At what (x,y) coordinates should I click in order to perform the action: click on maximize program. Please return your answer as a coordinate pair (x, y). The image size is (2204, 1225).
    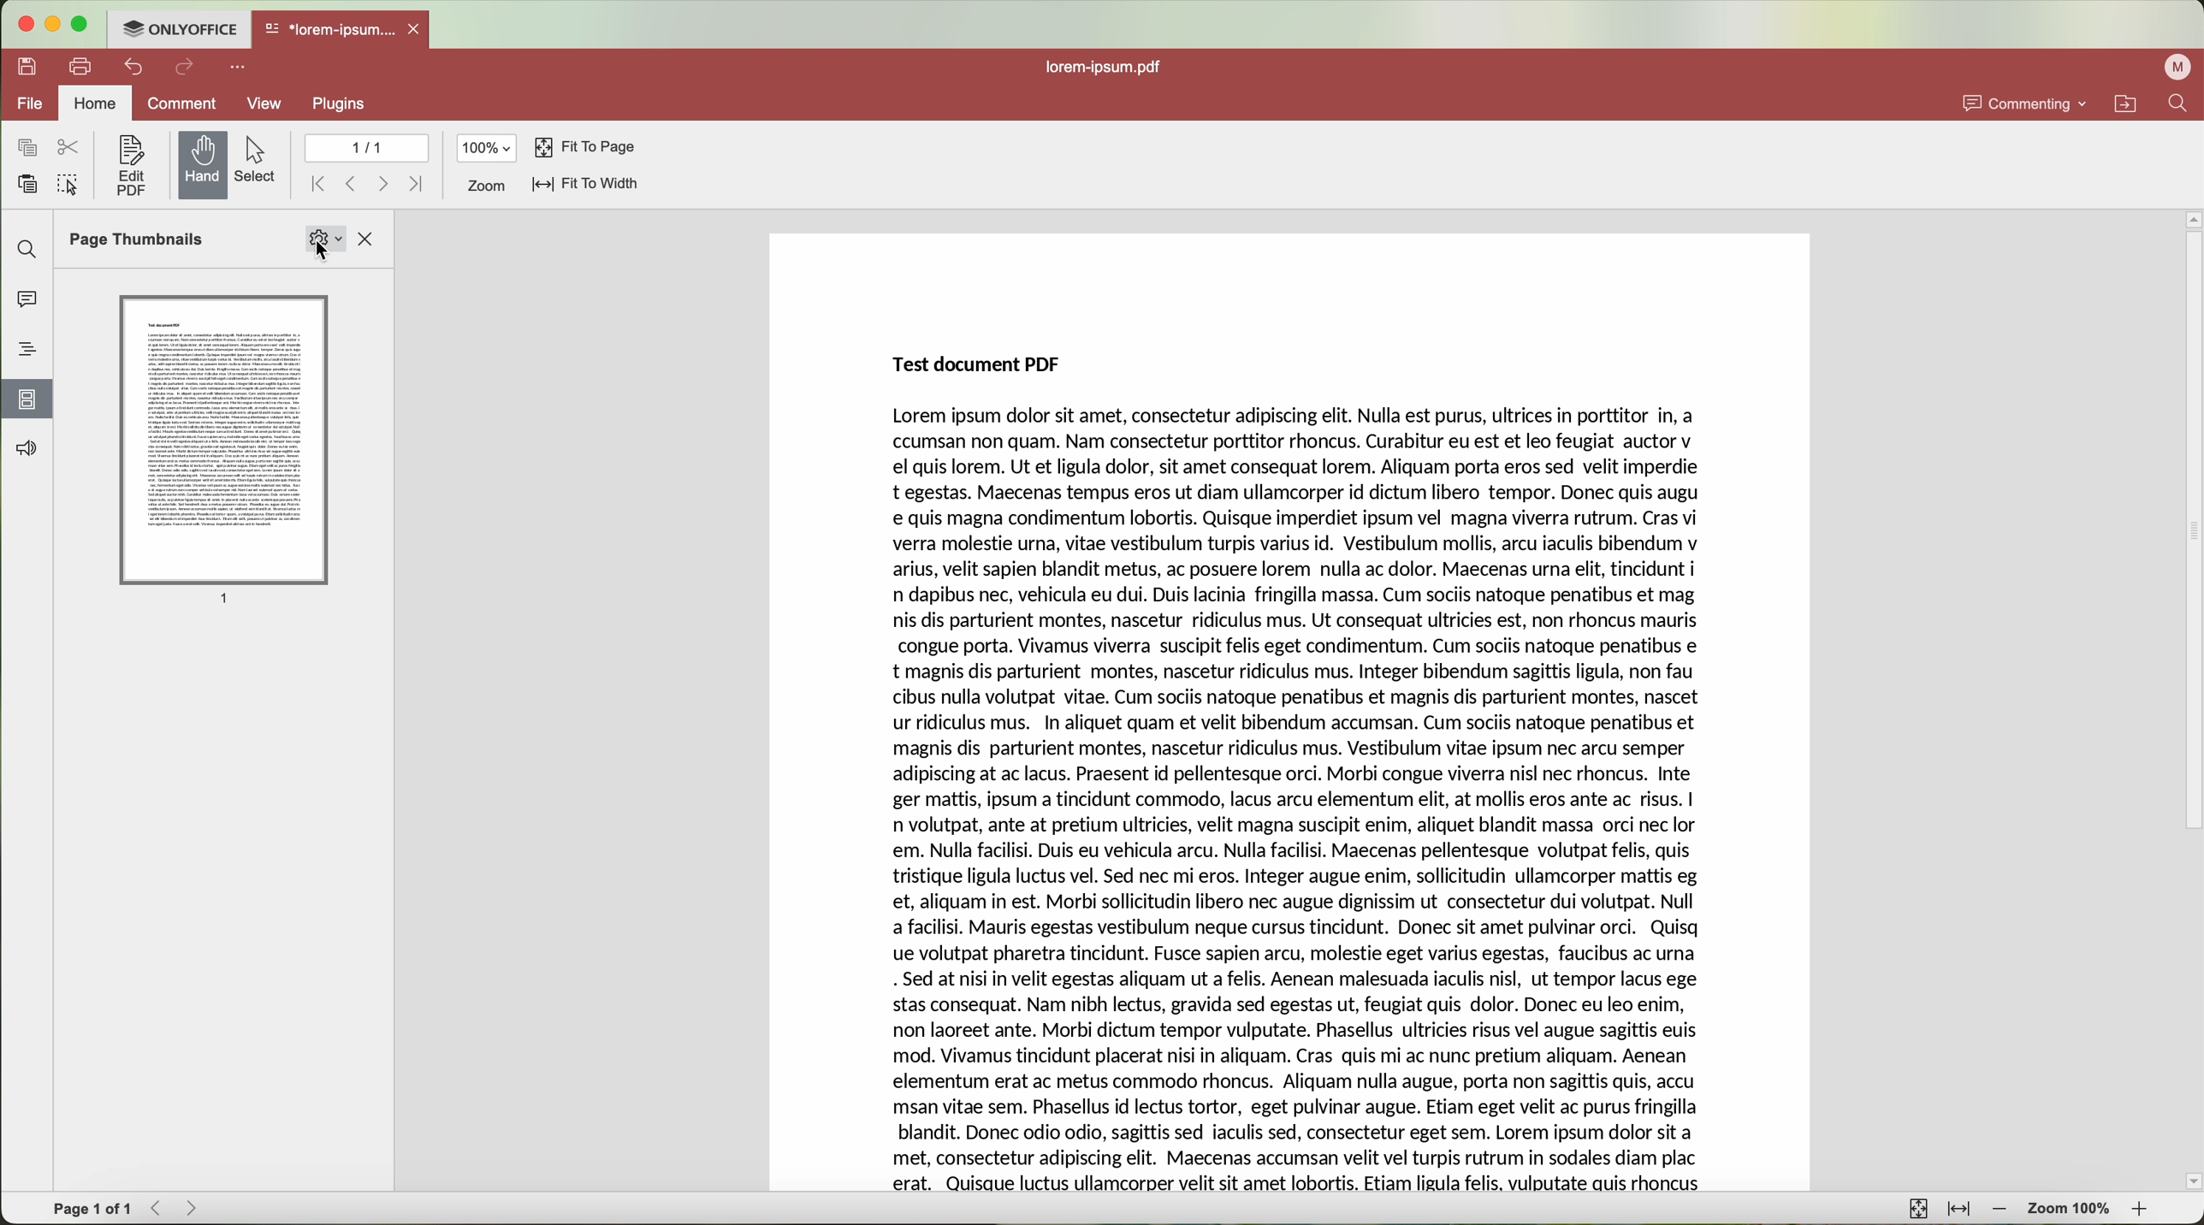
    Looking at the image, I should click on (80, 24).